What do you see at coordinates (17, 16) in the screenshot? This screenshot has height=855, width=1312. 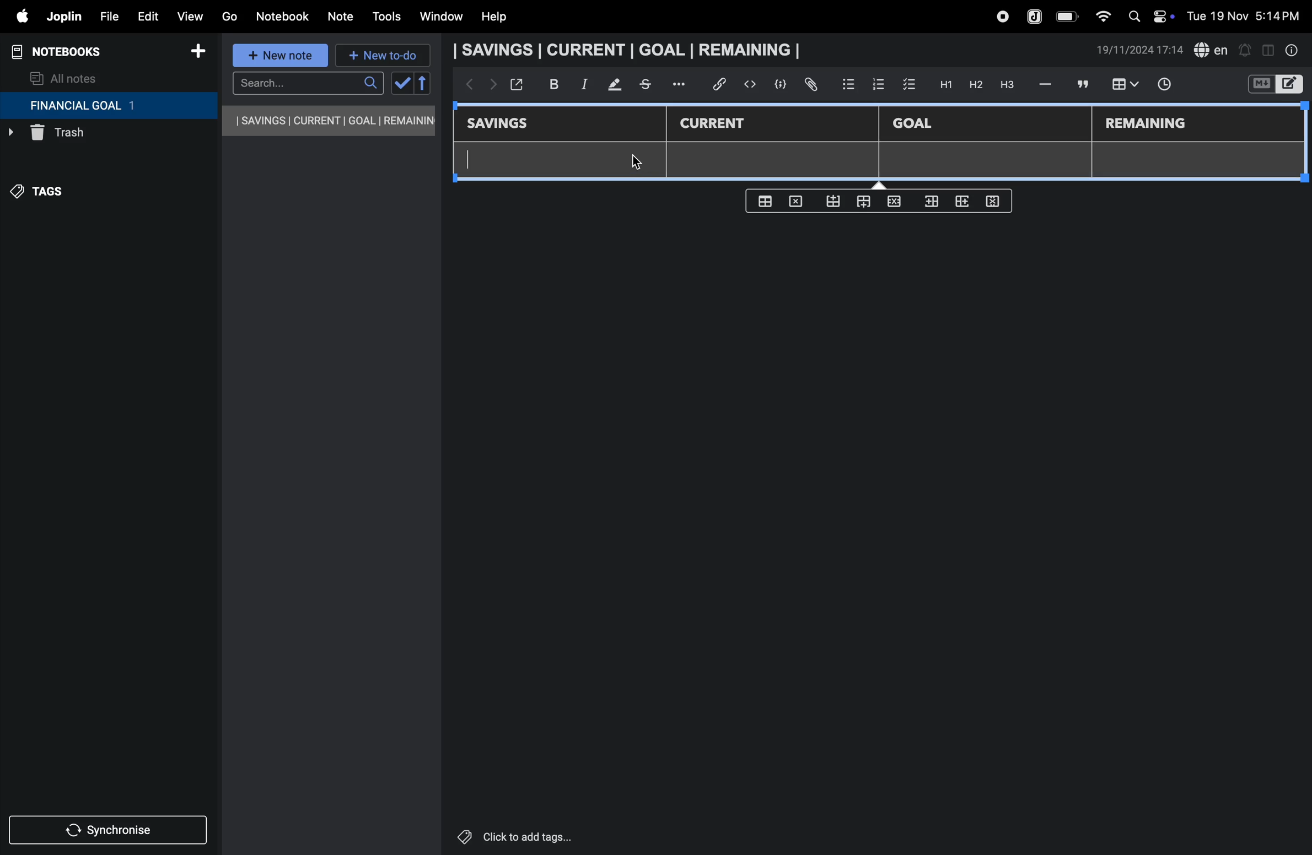 I see `apple menu` at bounding box center [17, 16].